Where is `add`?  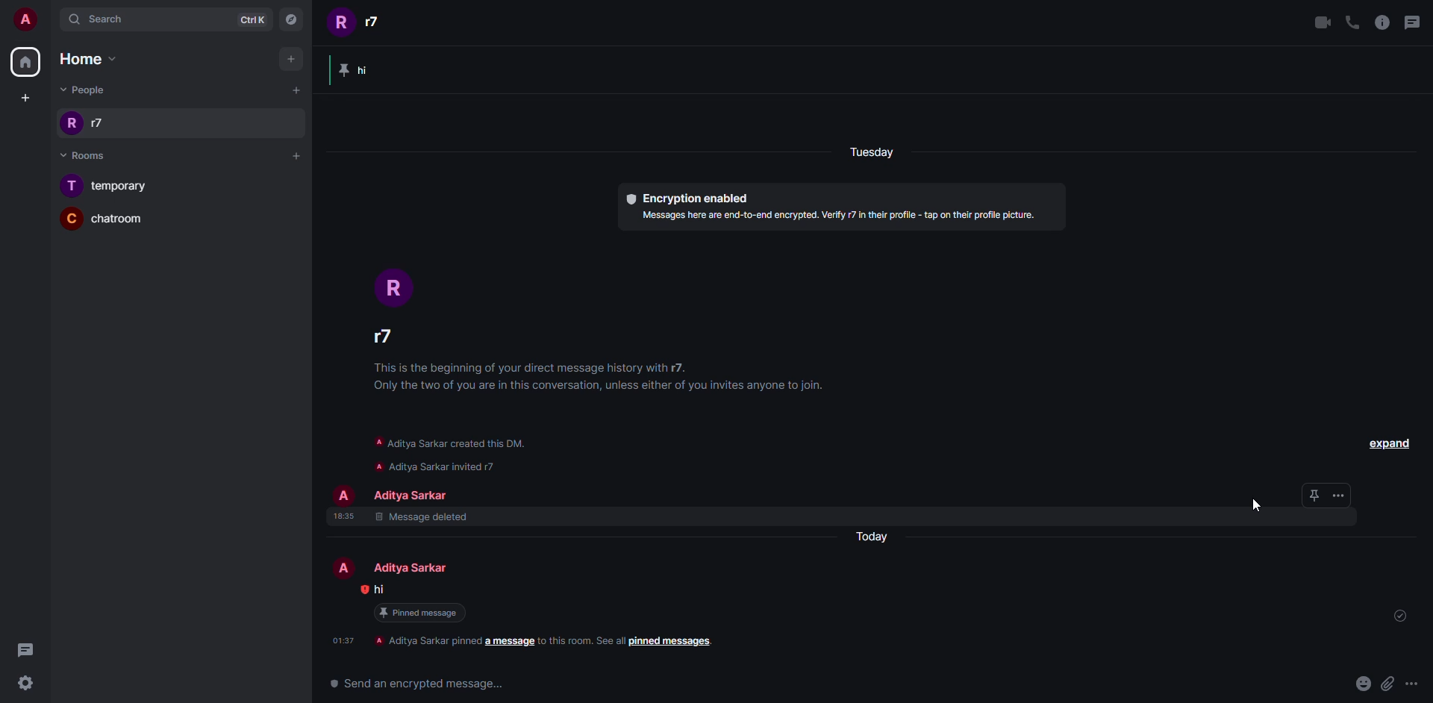
add is located at coordinates (297, 89).